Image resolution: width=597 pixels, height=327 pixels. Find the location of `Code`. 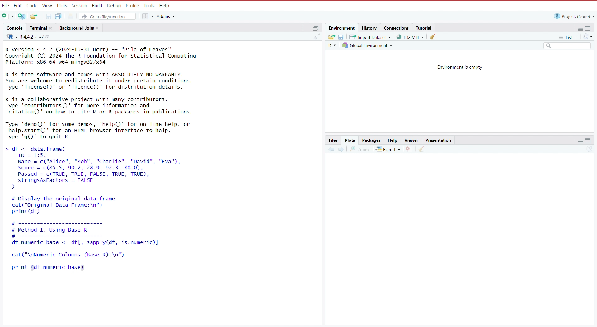

Code is located at coordinates (32, 4).